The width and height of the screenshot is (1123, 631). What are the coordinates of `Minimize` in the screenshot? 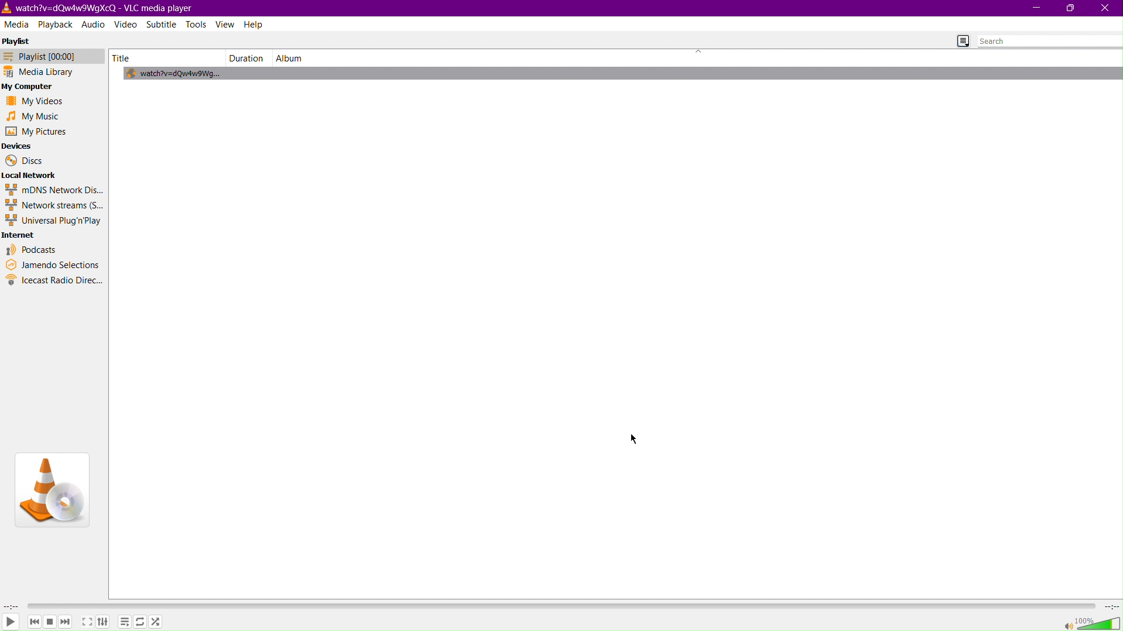 It's located at (1038, 9).